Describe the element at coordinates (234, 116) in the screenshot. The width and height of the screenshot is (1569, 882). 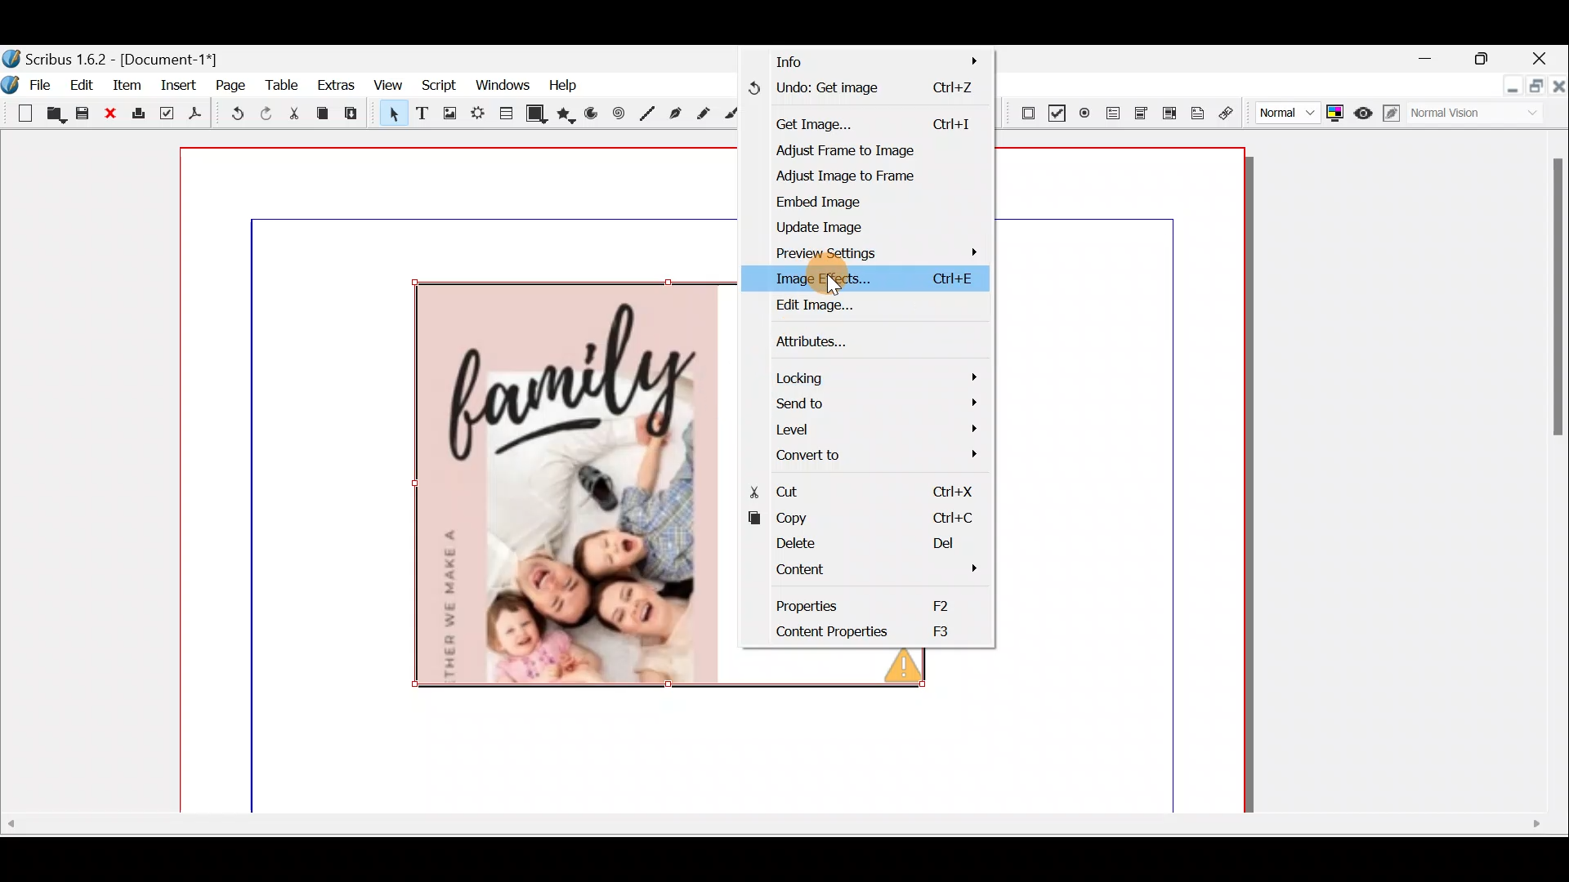
I see `Undo` at that location.